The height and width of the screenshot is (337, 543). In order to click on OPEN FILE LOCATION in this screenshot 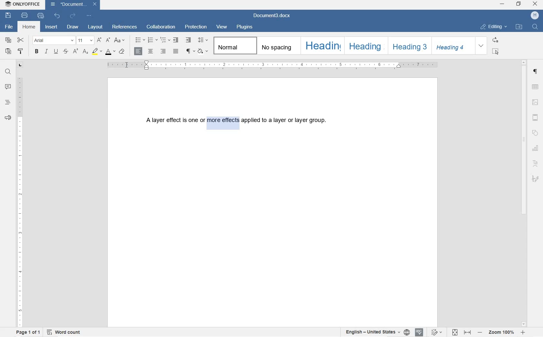, I will do `click(520, 27)`.